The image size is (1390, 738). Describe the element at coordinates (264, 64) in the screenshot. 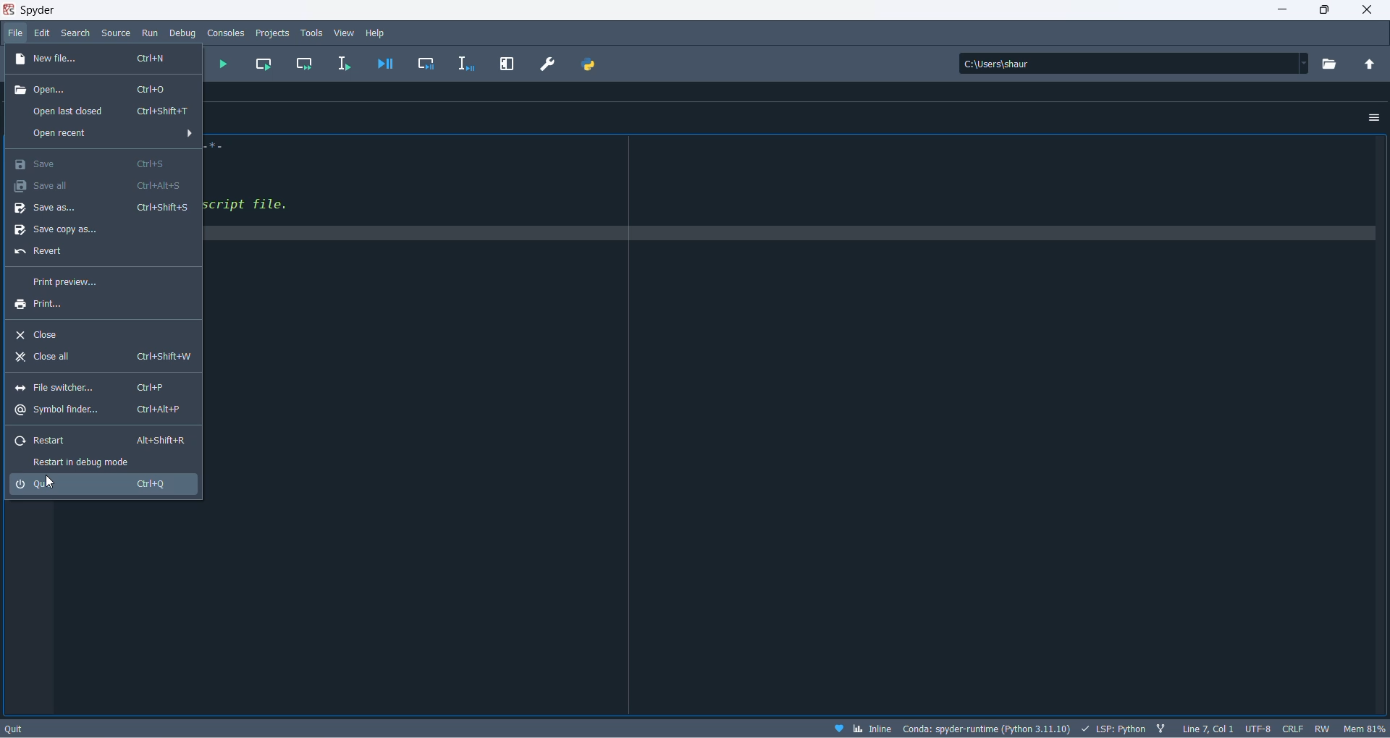

I see `run current cell` at that location.